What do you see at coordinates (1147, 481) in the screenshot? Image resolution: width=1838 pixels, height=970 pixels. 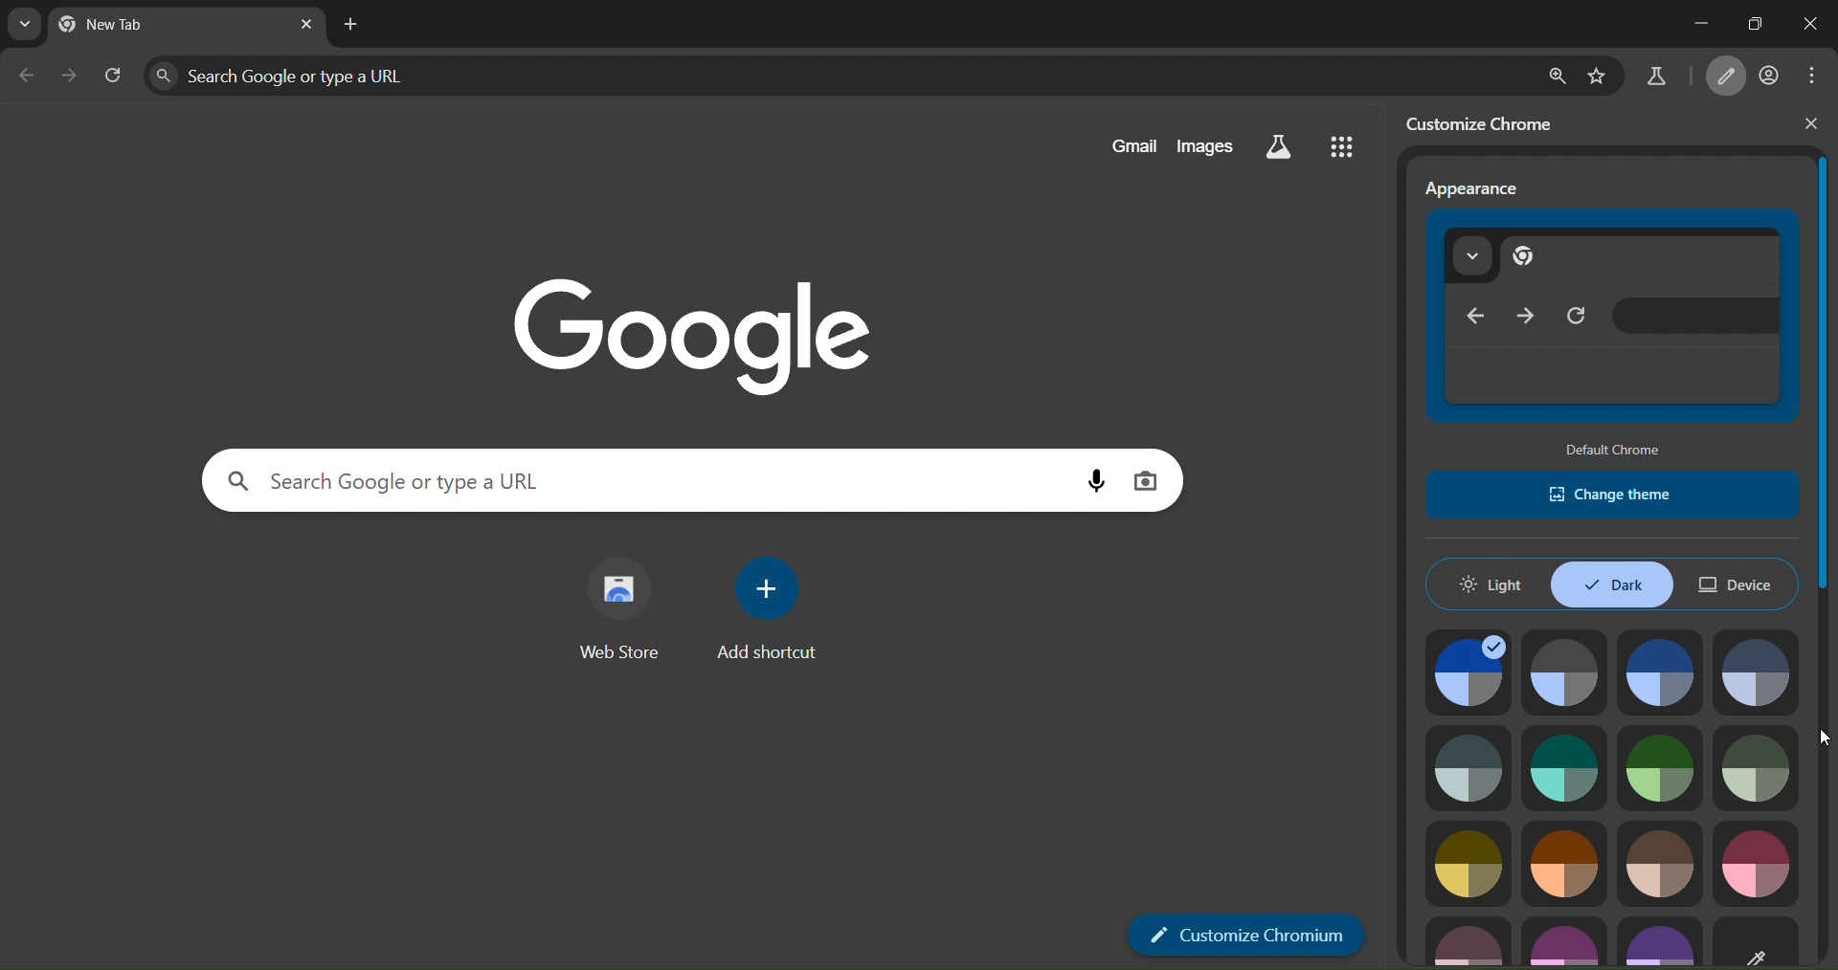 I see `image search` at bounding box center [1147, 481].